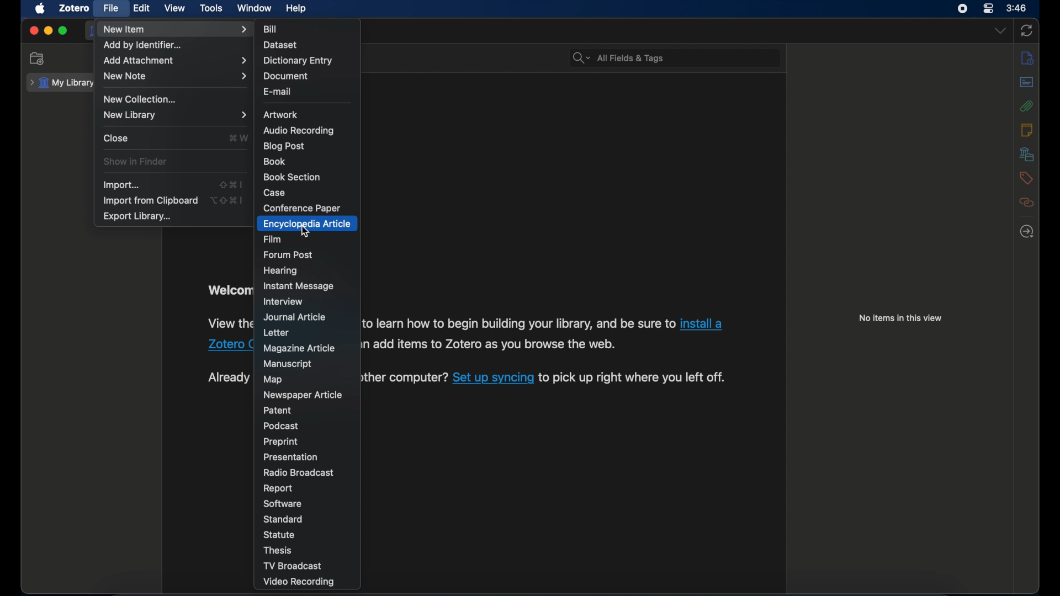 The image size is (1060, 596). Describe the element at coordinates (279, 534) in the screenshot. I see `statue` at that location.